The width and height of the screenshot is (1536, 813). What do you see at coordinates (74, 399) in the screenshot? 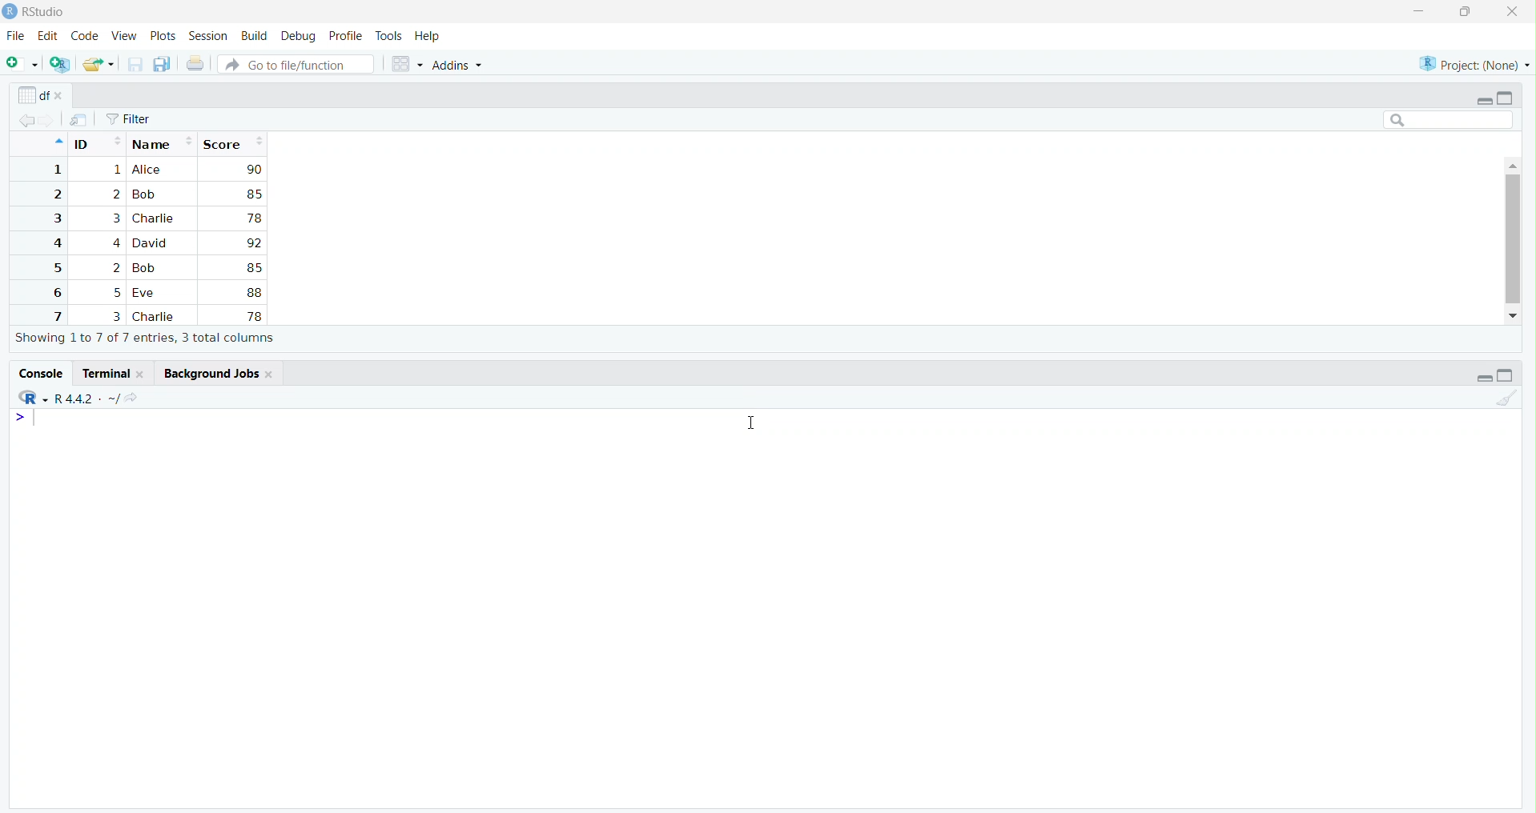
I see `R 4.4.2` at bounding box center [74, 399].